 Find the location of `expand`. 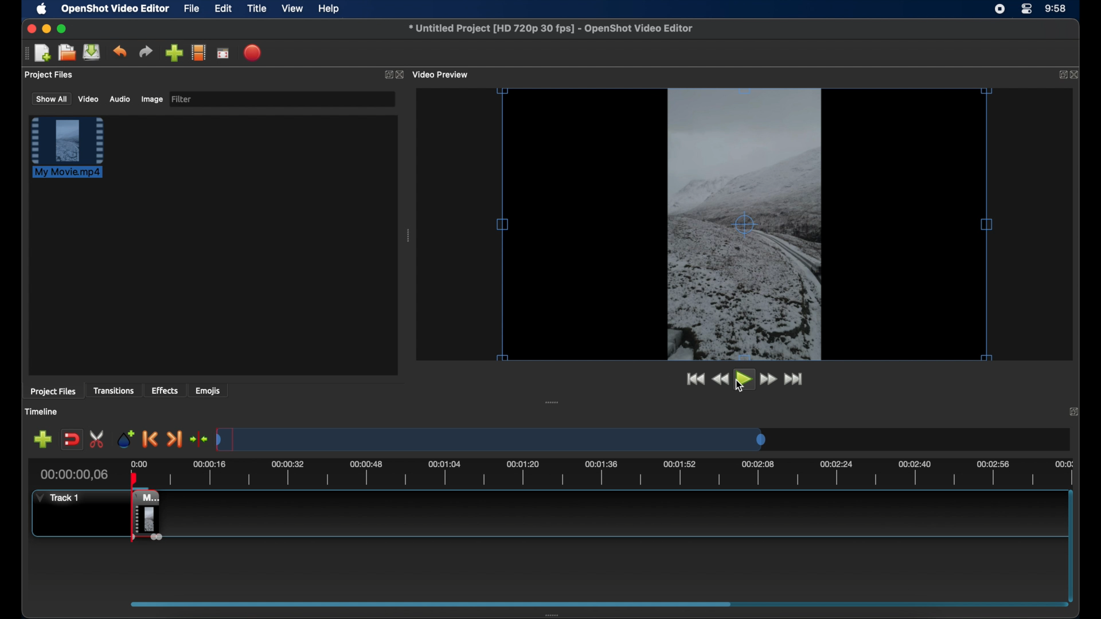

expand is located at coordinates (1059, 75).